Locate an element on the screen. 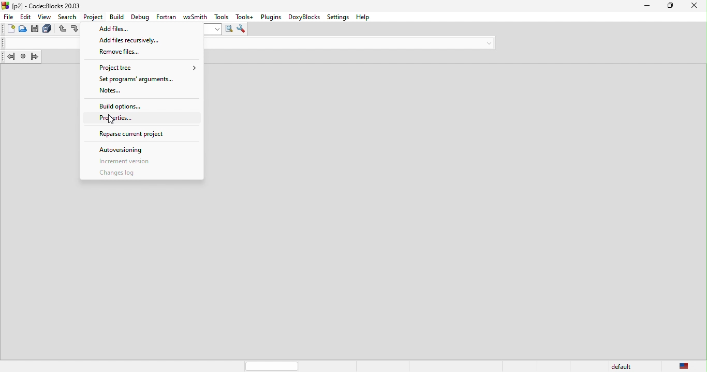  autoversioning is located at coordinates (128, 150).